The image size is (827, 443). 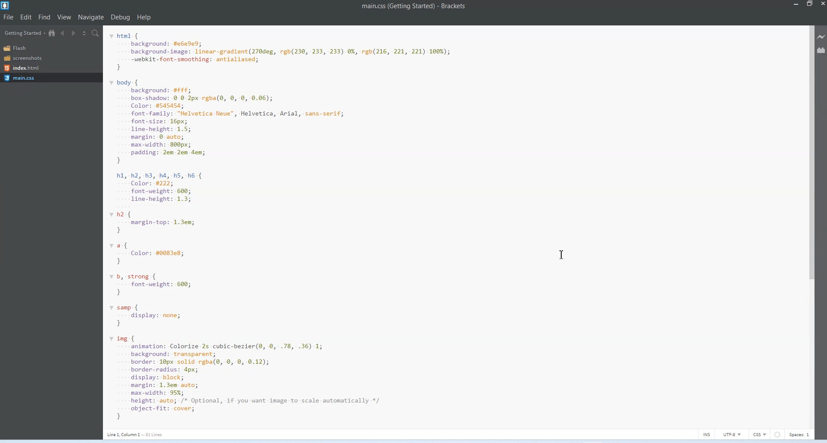 What do you see at coordinates (92, 17) in the screenshot?
I see `Navigate` at bounding box center [92, 17].